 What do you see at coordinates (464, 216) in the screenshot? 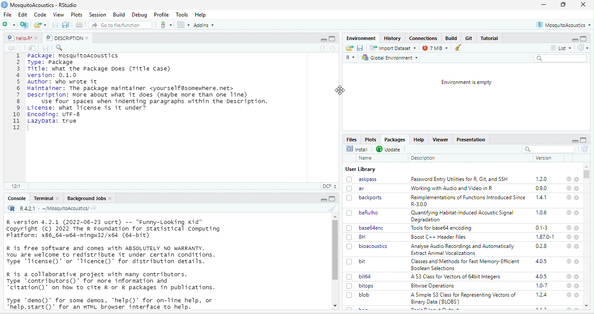
I see `‘Quantifying Habitat-Induced Acoustic Signal Degradation` at bounding box center [464, 216].